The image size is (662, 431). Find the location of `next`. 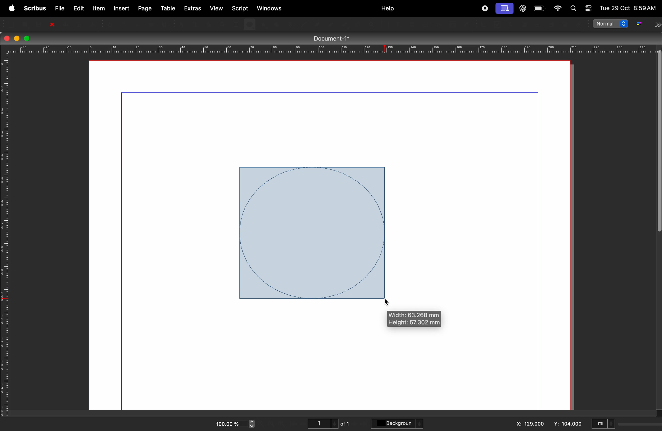

next is located at coordinates (657, 25).